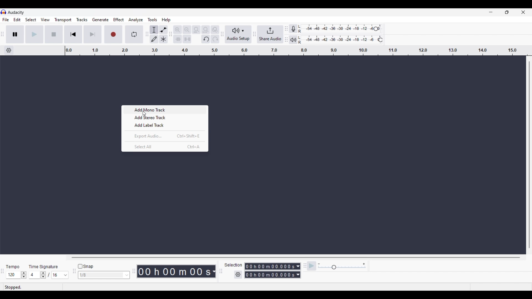 The image size is (532, 299). I want to click on Shows recorded duration, so click(174, 271).